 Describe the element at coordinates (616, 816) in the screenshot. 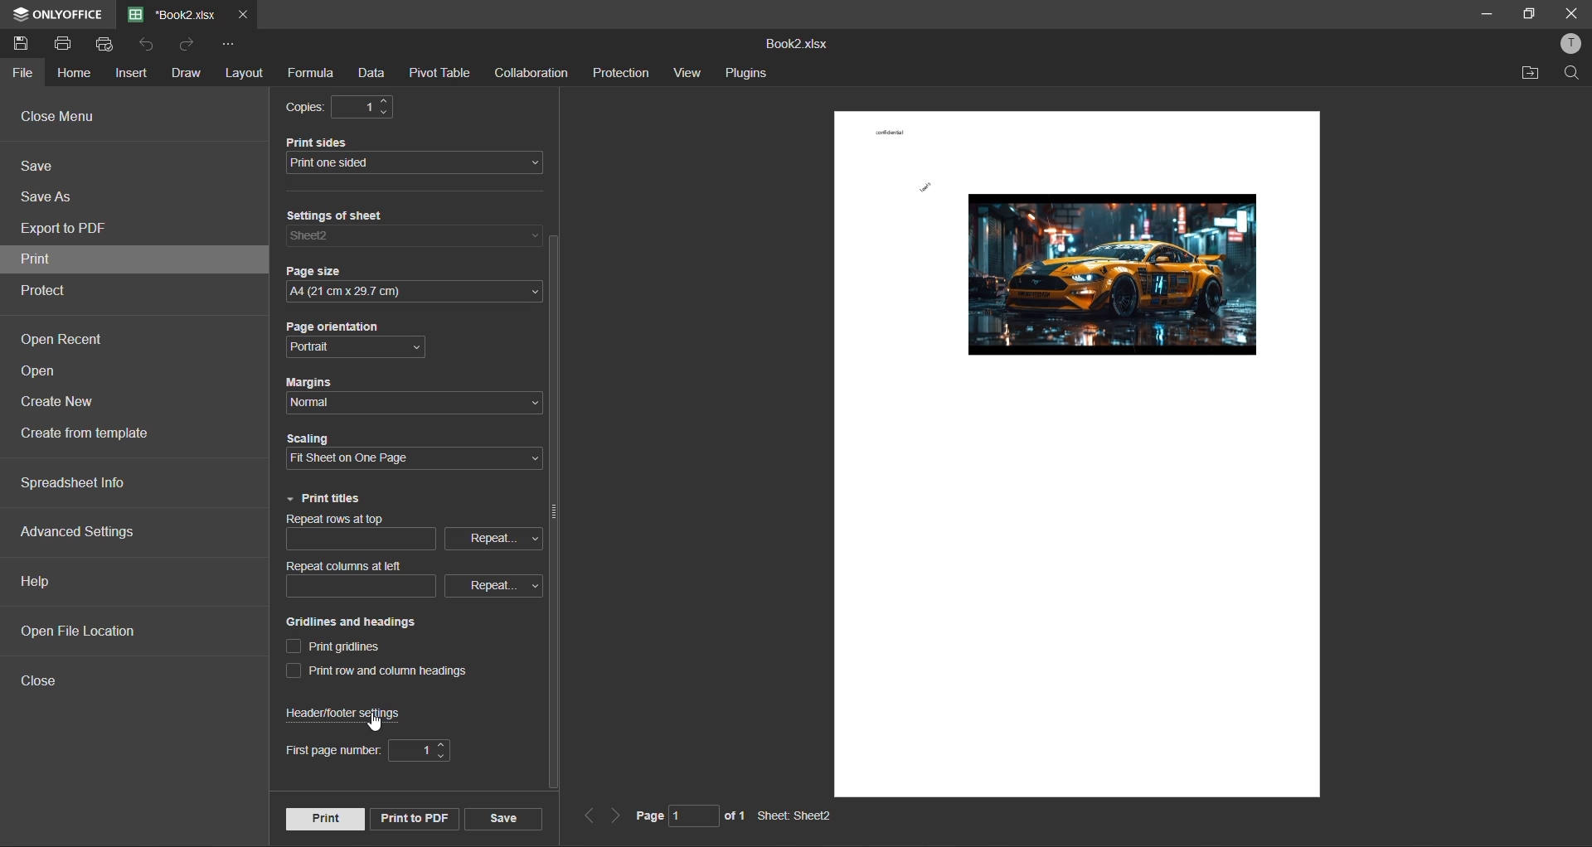

I see `next` at that location.